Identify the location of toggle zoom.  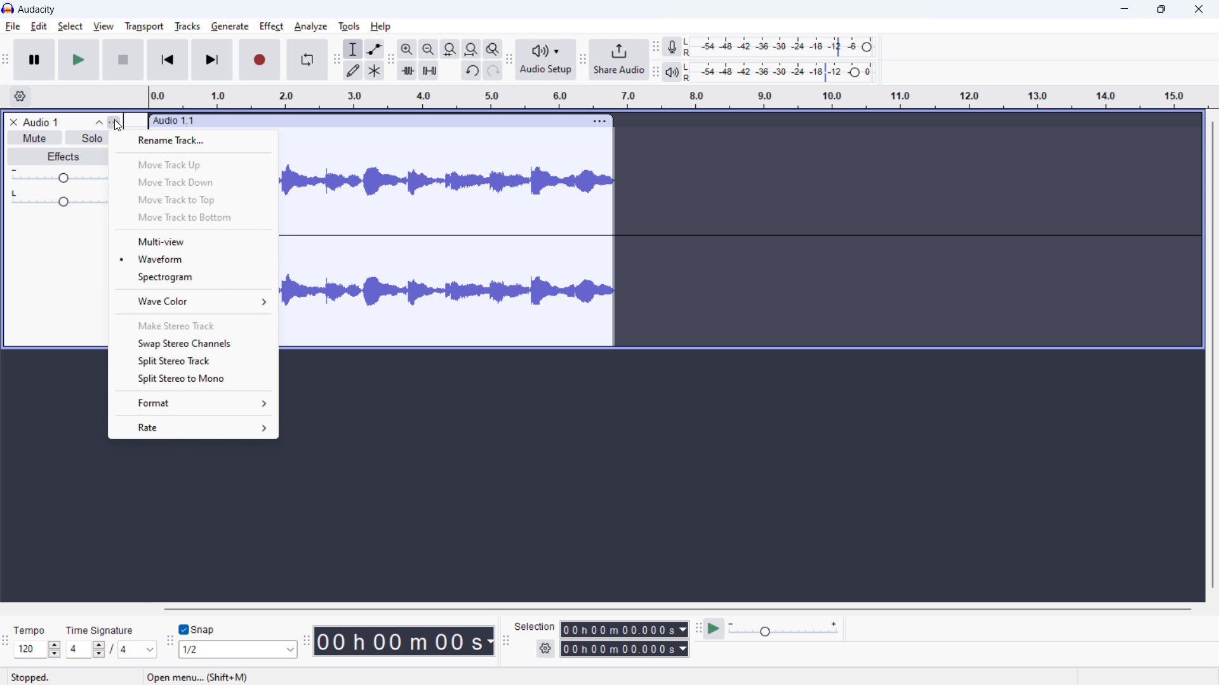
(493, 49).